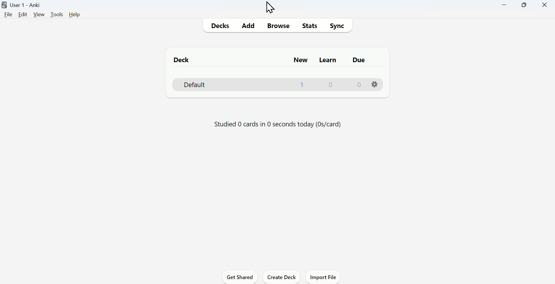  Describe the element at coordinates (357, 60) in the screenshot. I see `Due` at that location.